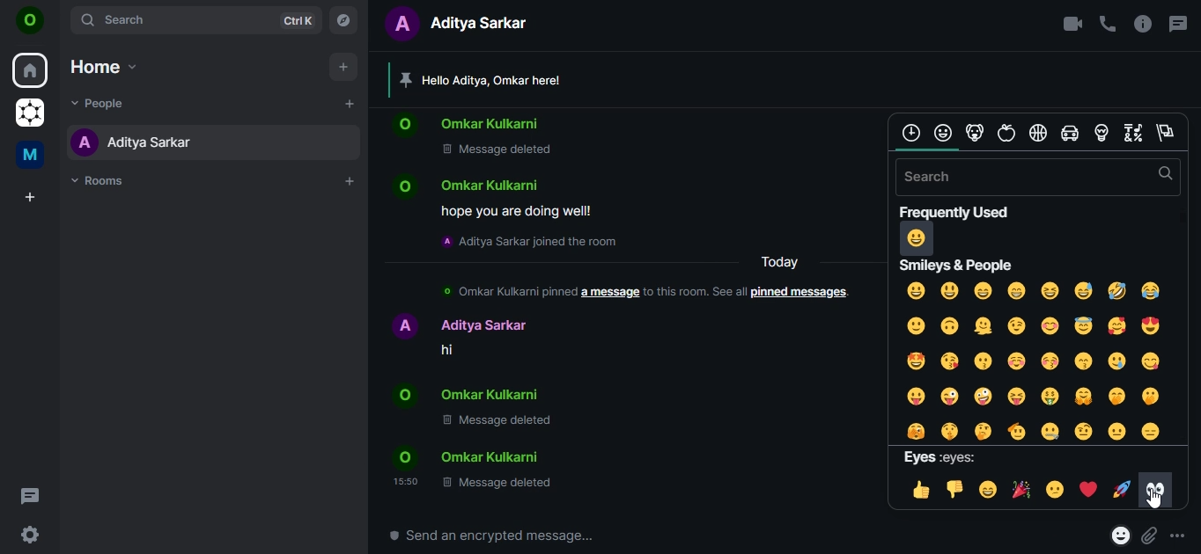 The width and height of the screenshot is (1201, 554). What do you see at coordinates (507, 536) in the screenshot?
I see `send an encrypted message` at bounding box center [507, 536].